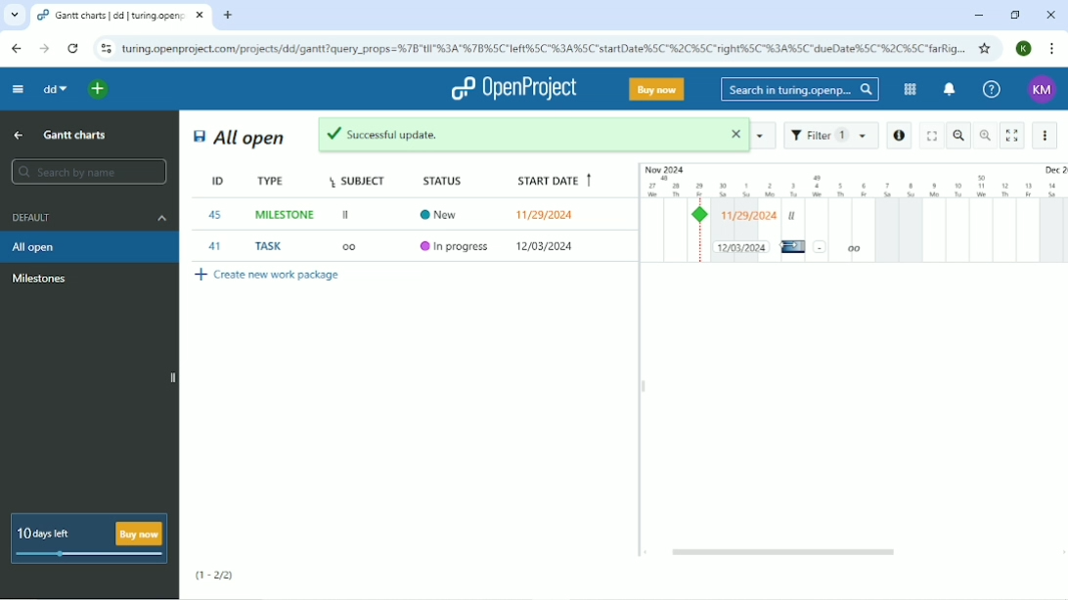 The image size is (1068, 600). What do you see at coordinates (216, 215) in the screenshot?
I see `45` at bounding box center [216, 215].